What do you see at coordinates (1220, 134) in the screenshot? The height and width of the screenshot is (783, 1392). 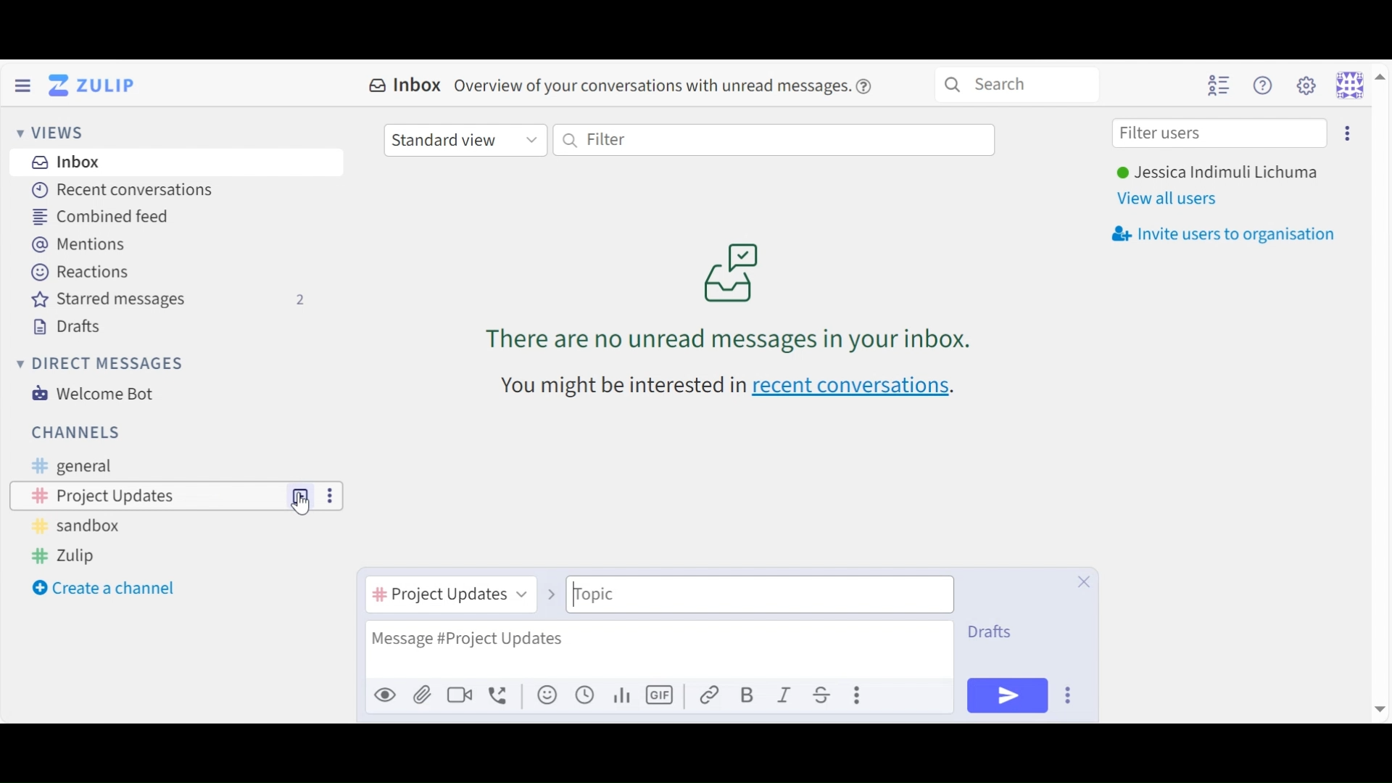 I see `Filter users` at bounding box center [1220, 134].